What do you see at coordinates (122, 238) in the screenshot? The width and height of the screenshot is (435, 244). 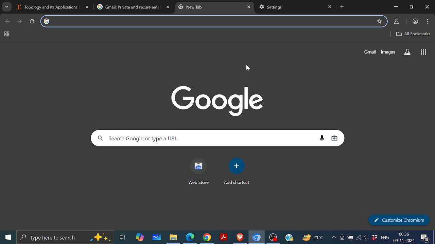 I see `task view` at bounding box center [122, 238].